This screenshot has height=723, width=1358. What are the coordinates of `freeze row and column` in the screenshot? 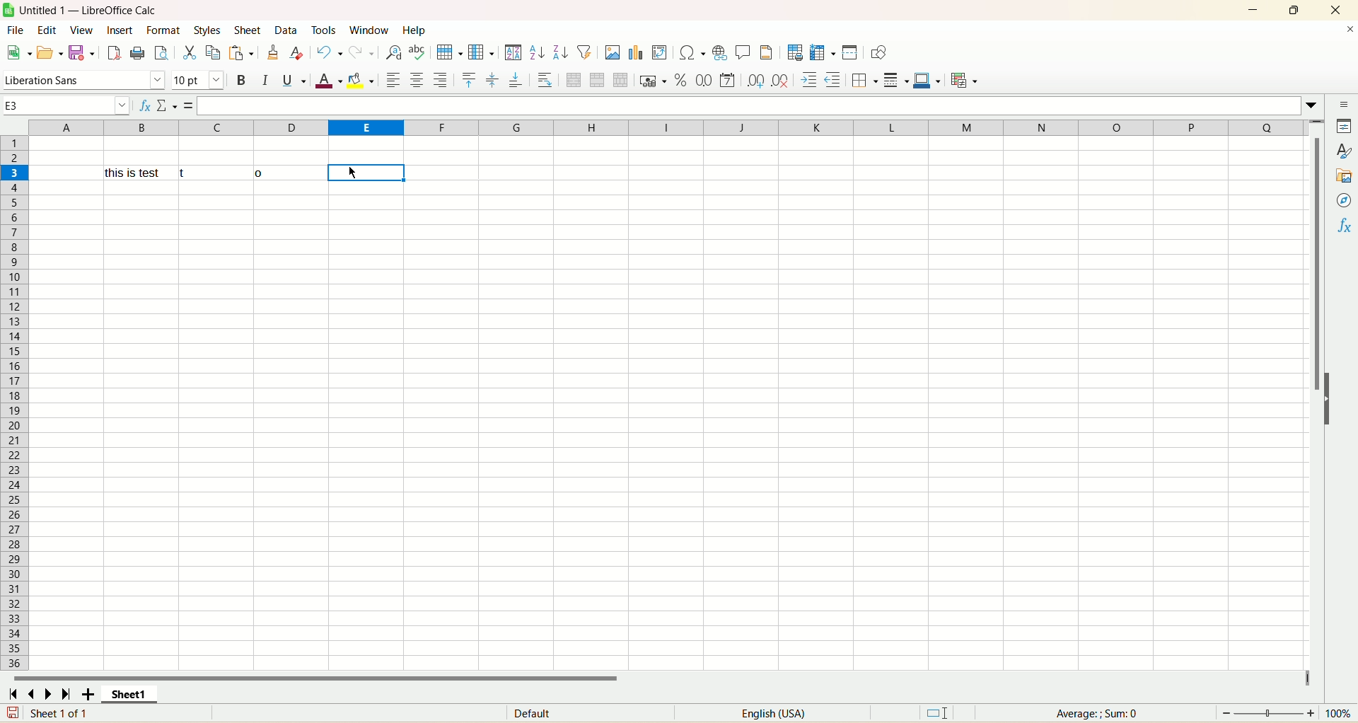 It's located at (822, 54).